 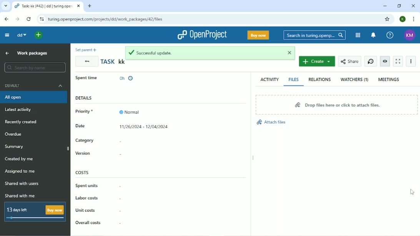 What do you see at coordinates (89, 7) in the screenshot?
I see `New tab` at bounding box center [89, 7].